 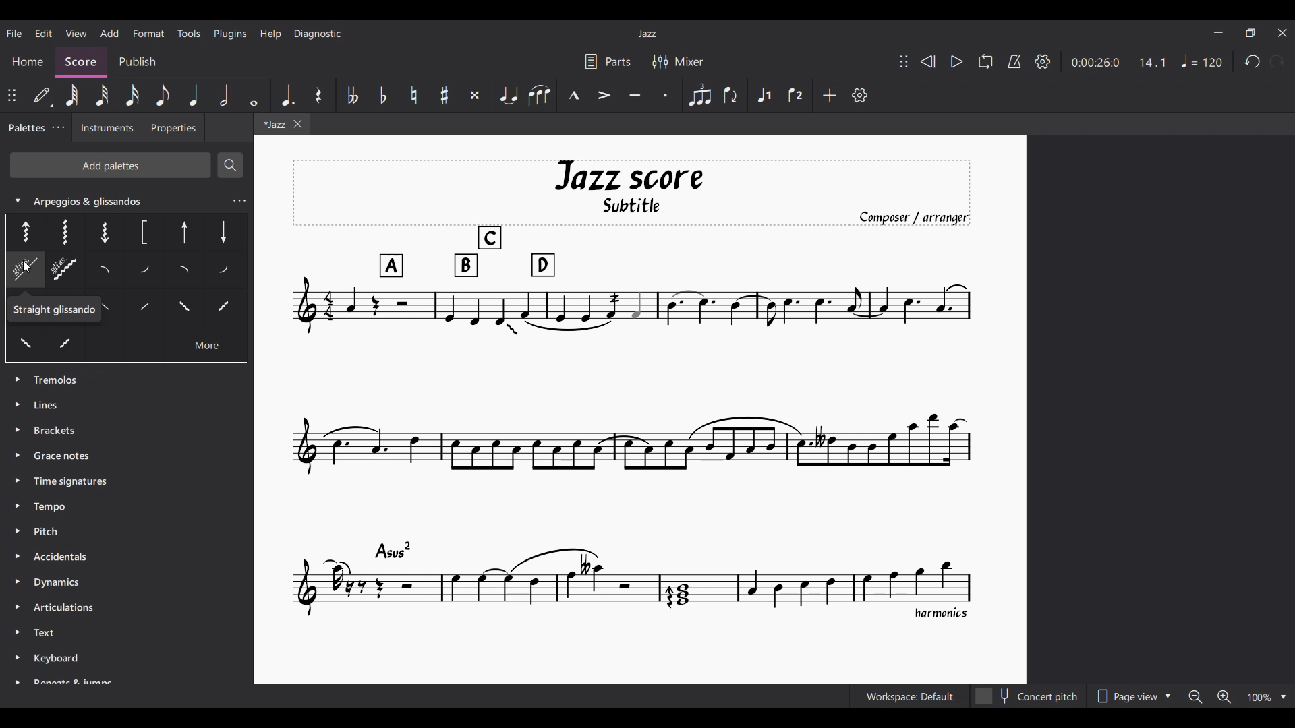 What do you see at coordinates (103, 95) in the screenshot?
I see `32nd note` at bounding box center [103, 95].